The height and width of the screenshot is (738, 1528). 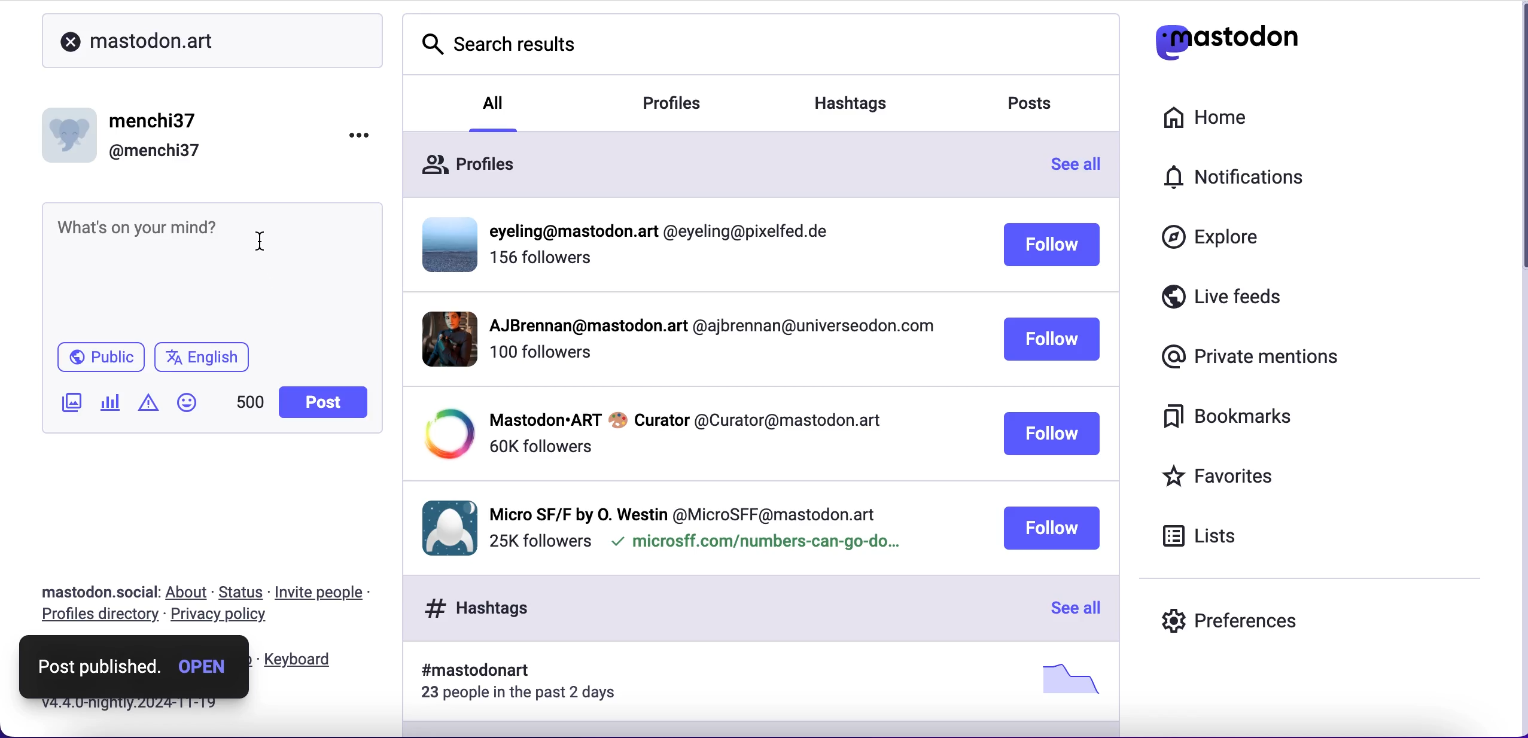 What do you see at coordinates (1215, 242) in the screenshot?
I see `explore` at bounding box center [1215, 242].